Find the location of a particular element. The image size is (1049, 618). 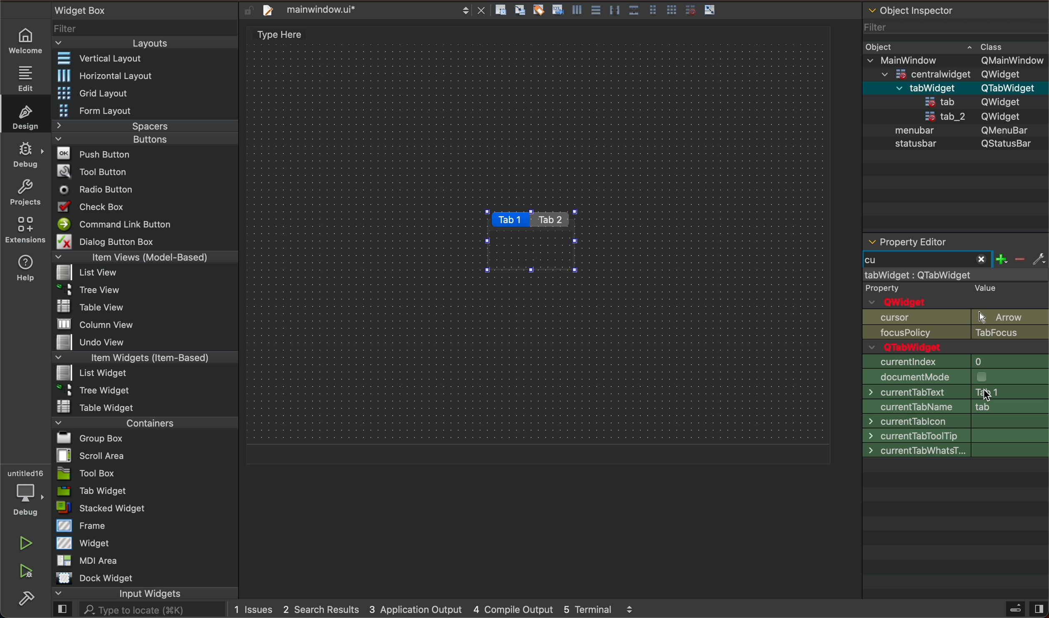

Check Box is located at coordinates (92, 205).